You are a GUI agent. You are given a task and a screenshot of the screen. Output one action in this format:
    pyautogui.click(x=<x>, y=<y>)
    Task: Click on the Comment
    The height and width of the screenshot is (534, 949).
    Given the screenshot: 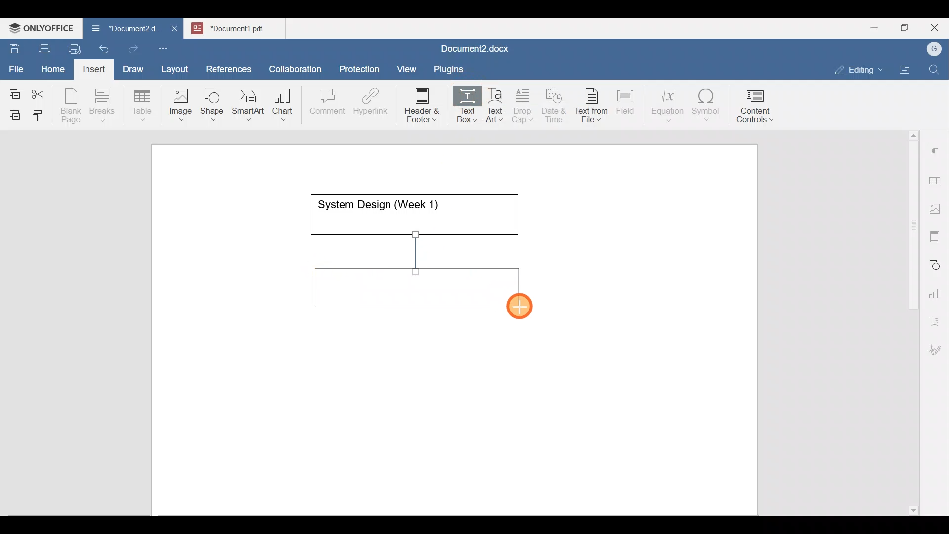 What is the action you would take?
    pyautogui.click(x=324, y=104)
    